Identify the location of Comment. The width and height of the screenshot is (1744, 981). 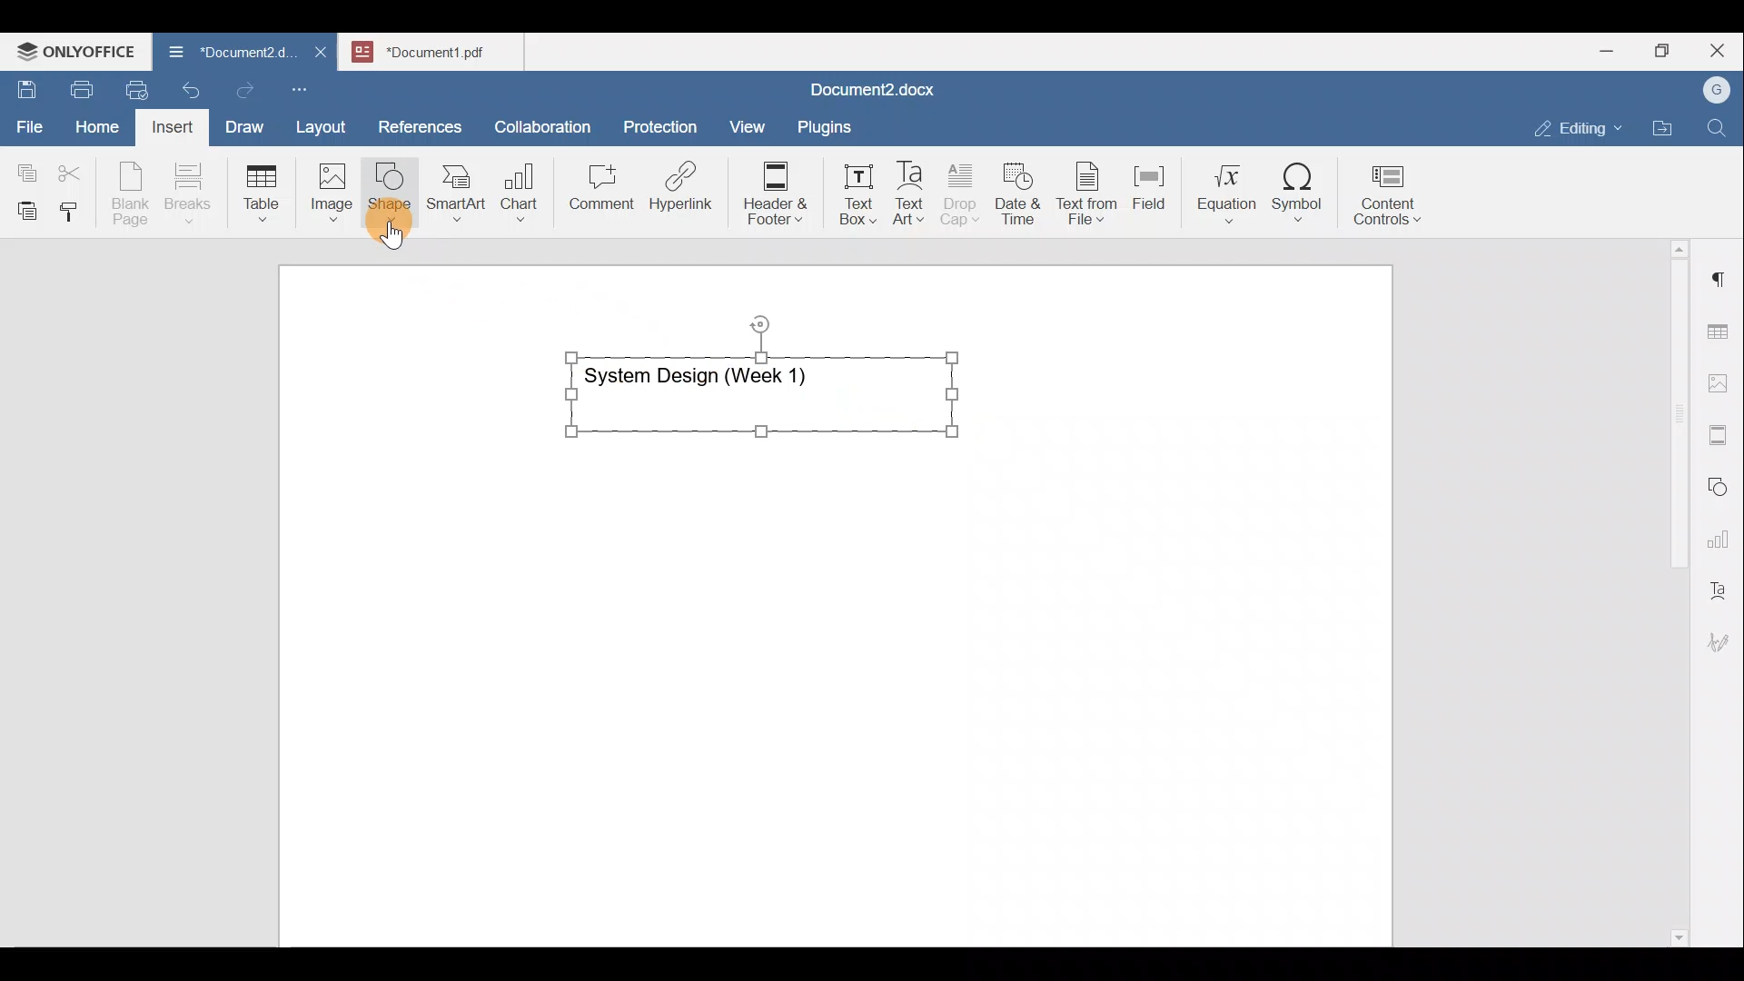
(596, 192).